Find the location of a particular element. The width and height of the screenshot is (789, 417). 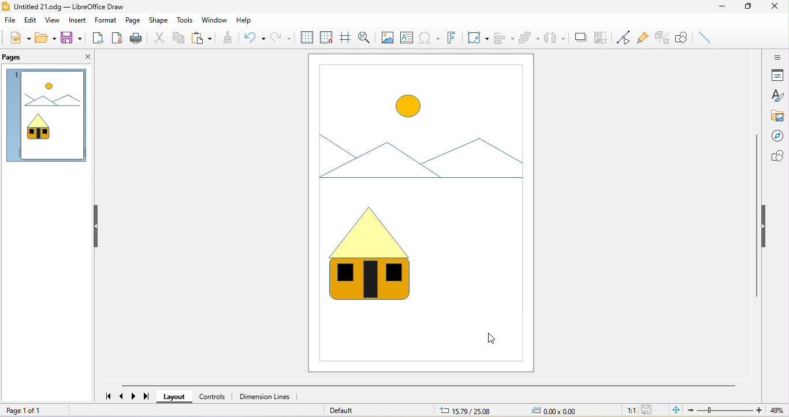

maximize is located at coordinates (747, 9).